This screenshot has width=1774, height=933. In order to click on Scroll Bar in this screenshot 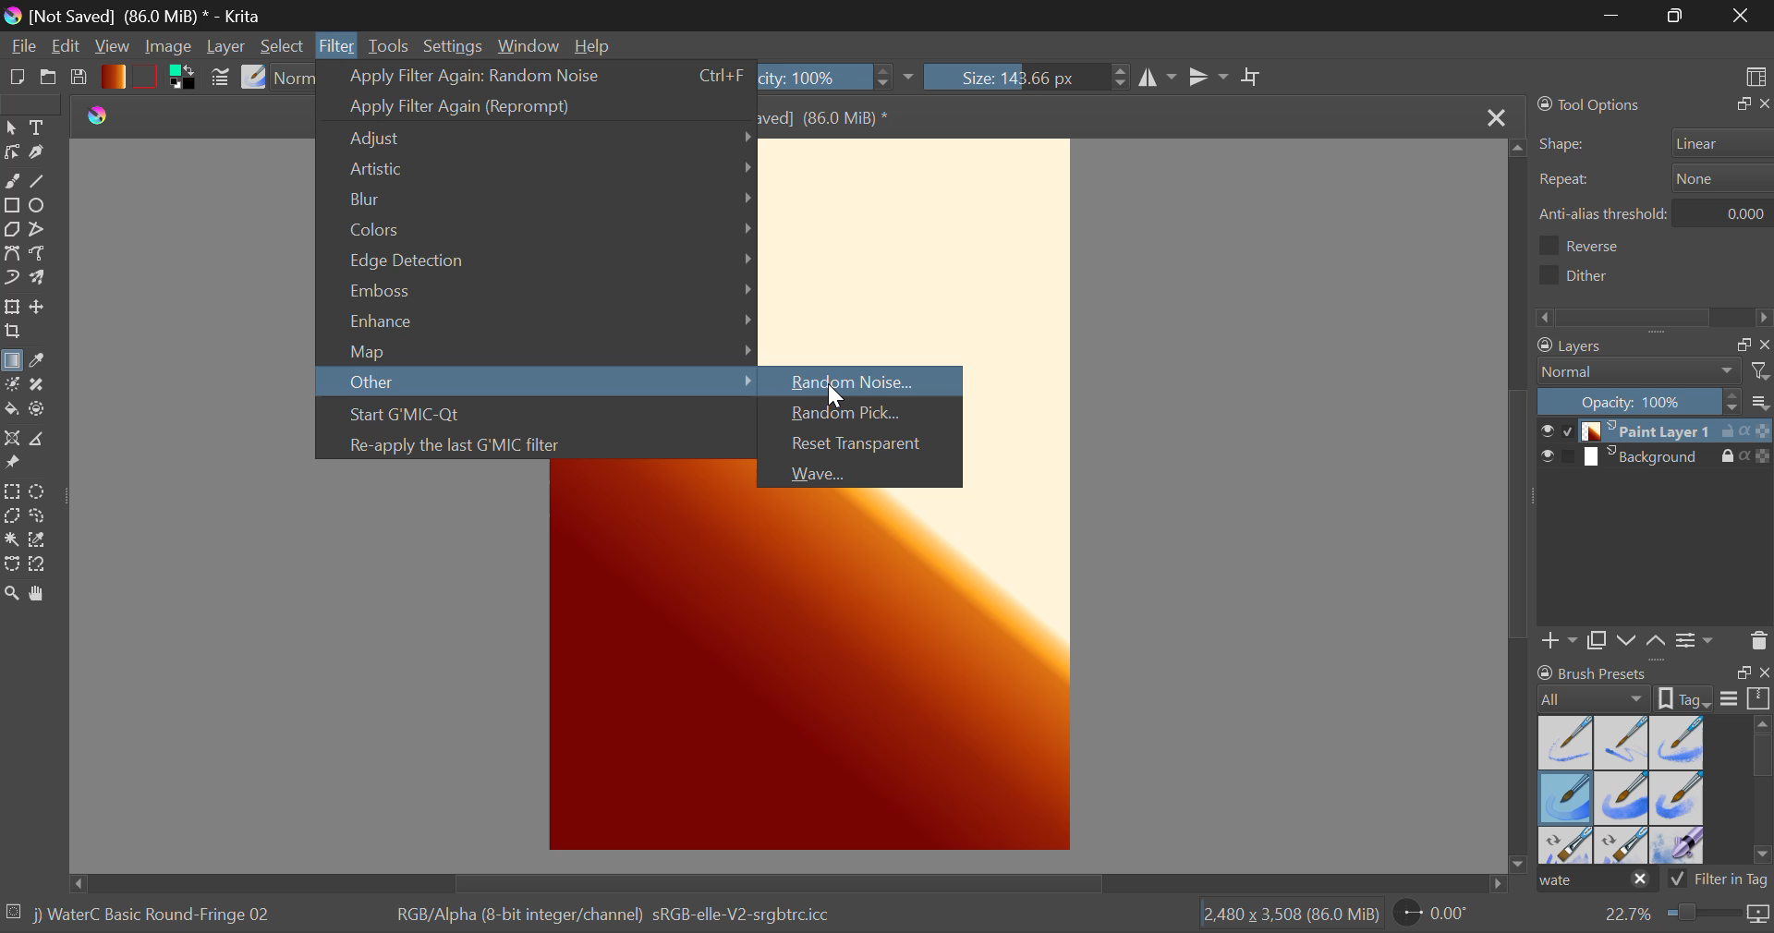, I will do `click(778, 884)`.